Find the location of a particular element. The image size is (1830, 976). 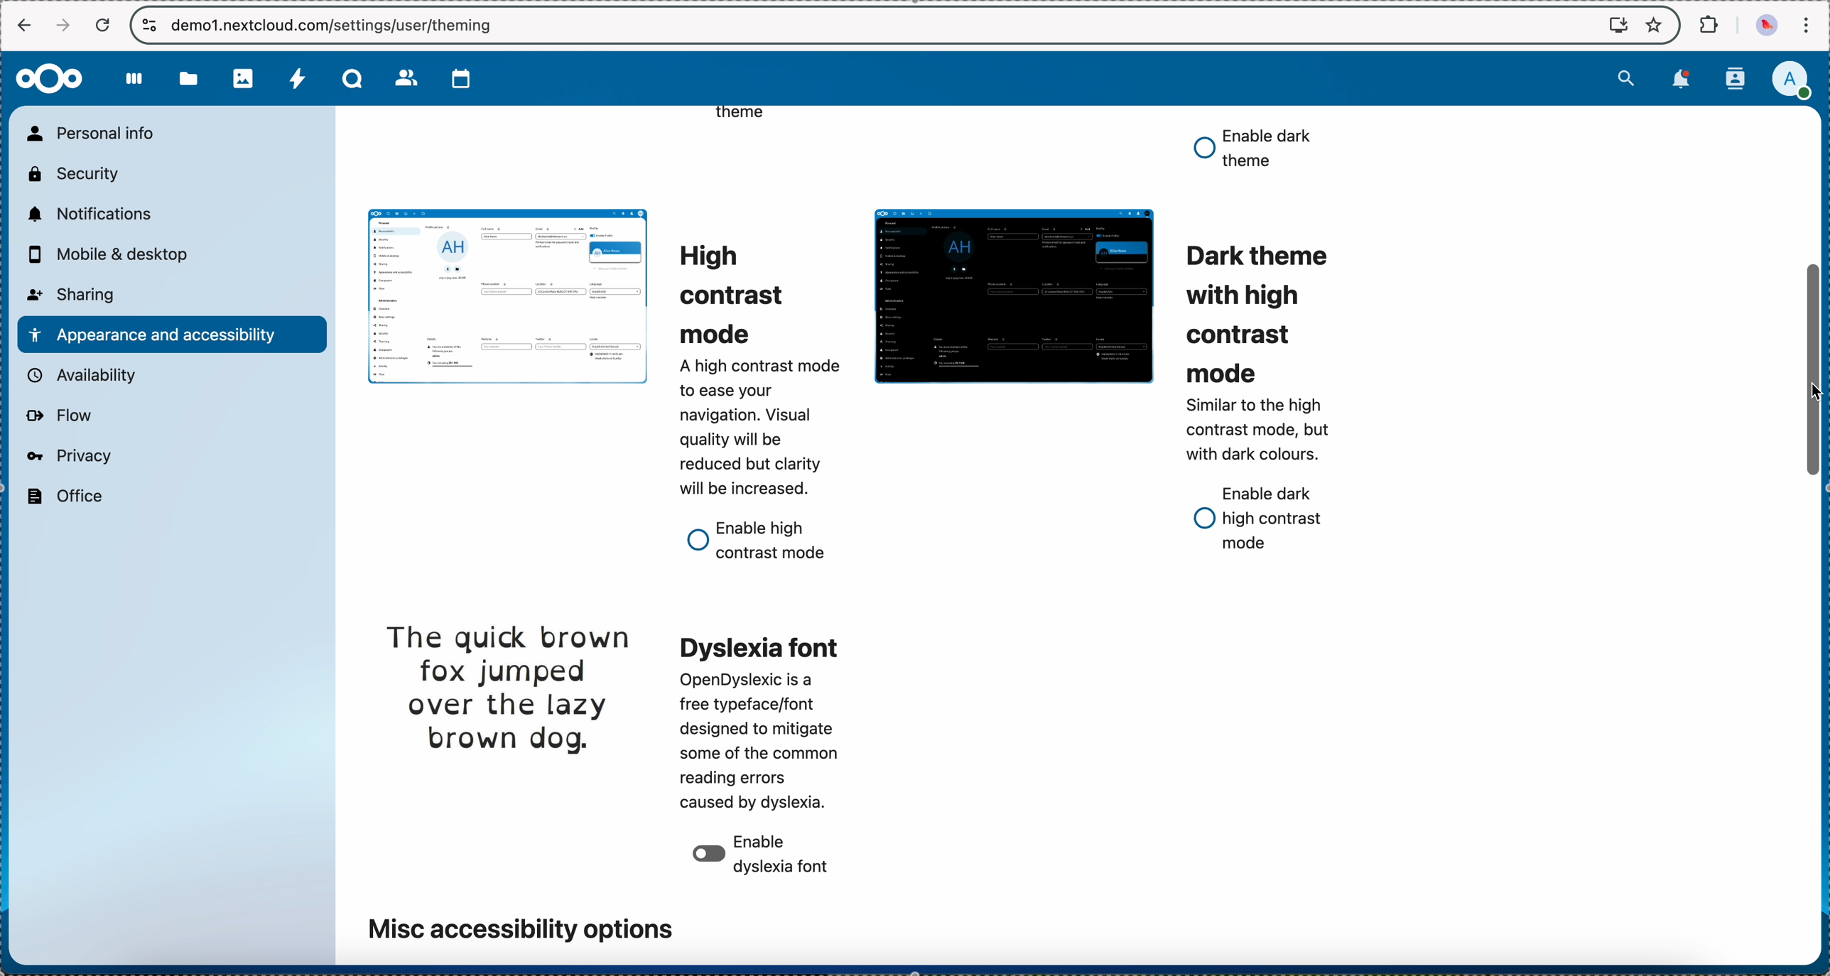

mobile and desktop is located at coordinates (114, 253).